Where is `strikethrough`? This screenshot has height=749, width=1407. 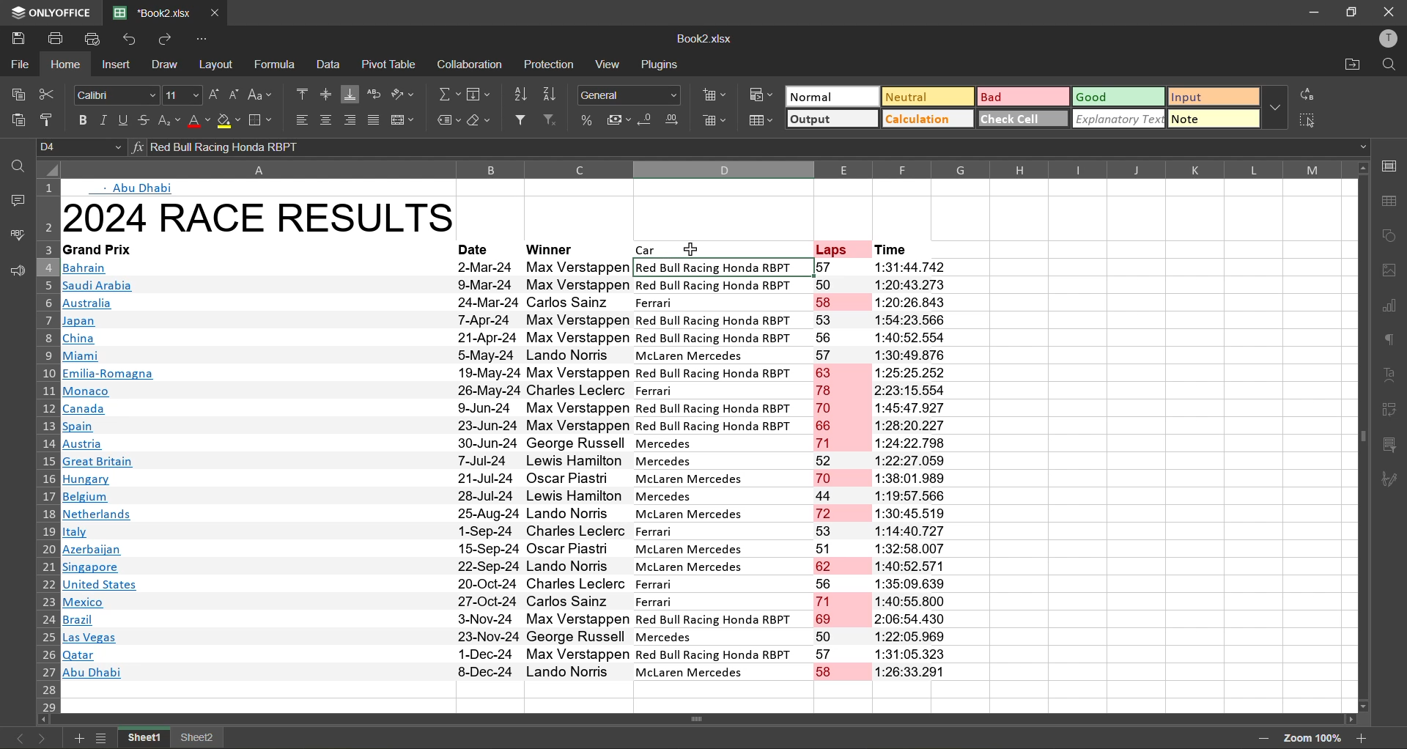
strikethrough is located at coordinates (147, 121).